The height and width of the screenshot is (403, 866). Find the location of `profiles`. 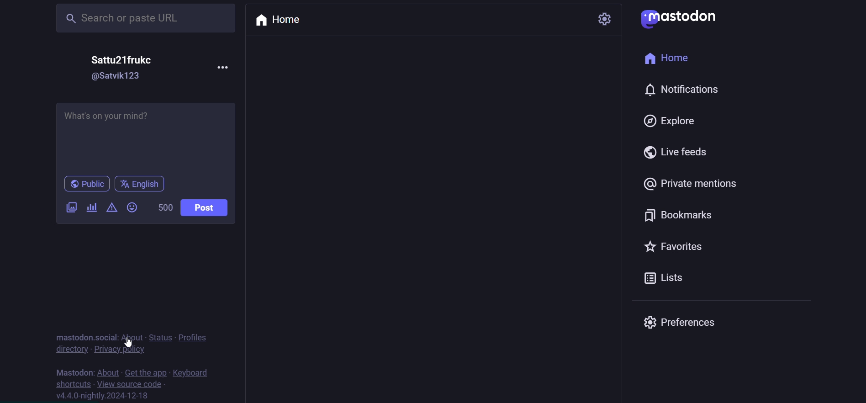

profiles is located at coordinates (195, 336).